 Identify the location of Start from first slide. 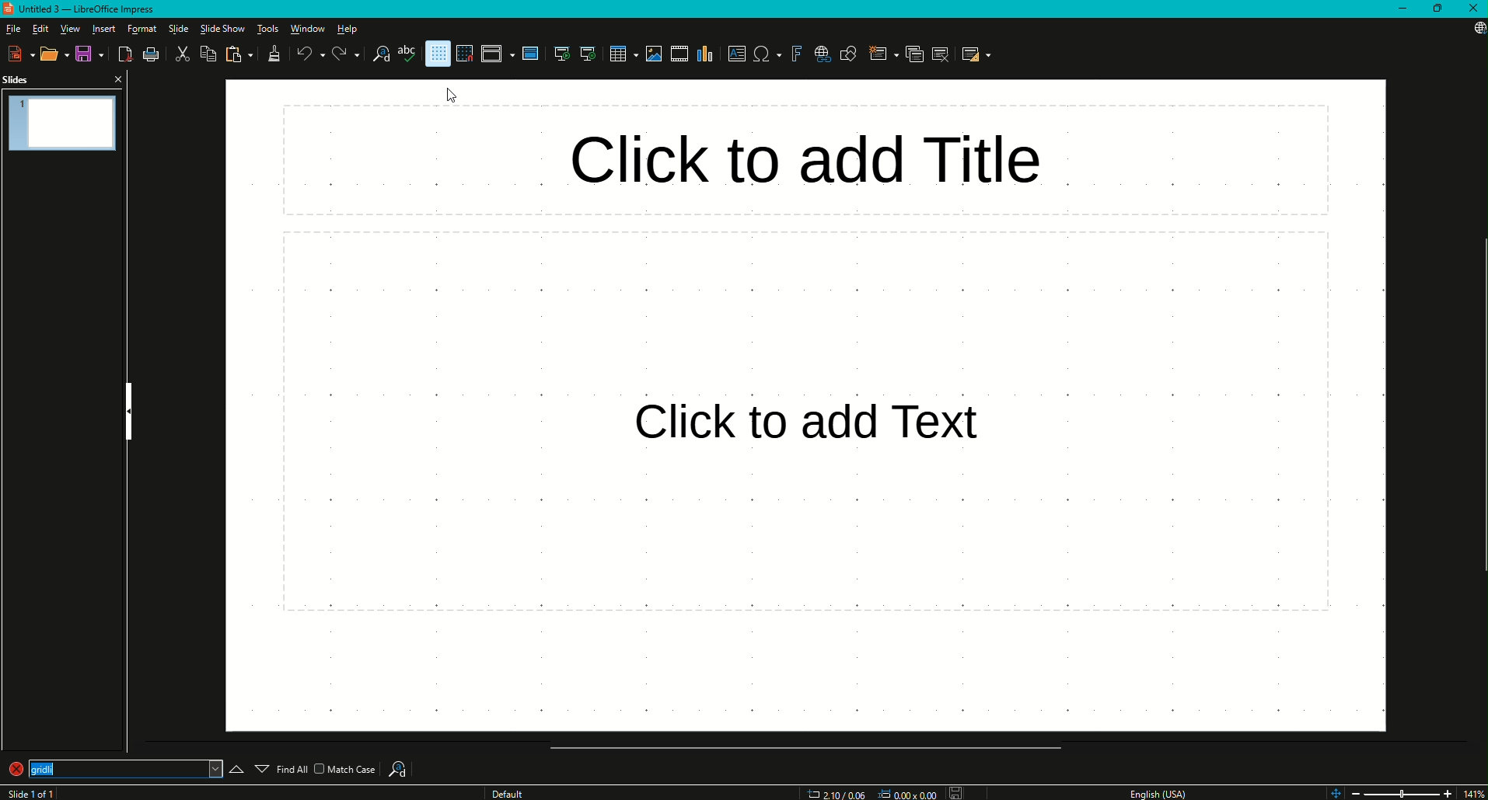
(558, 53).